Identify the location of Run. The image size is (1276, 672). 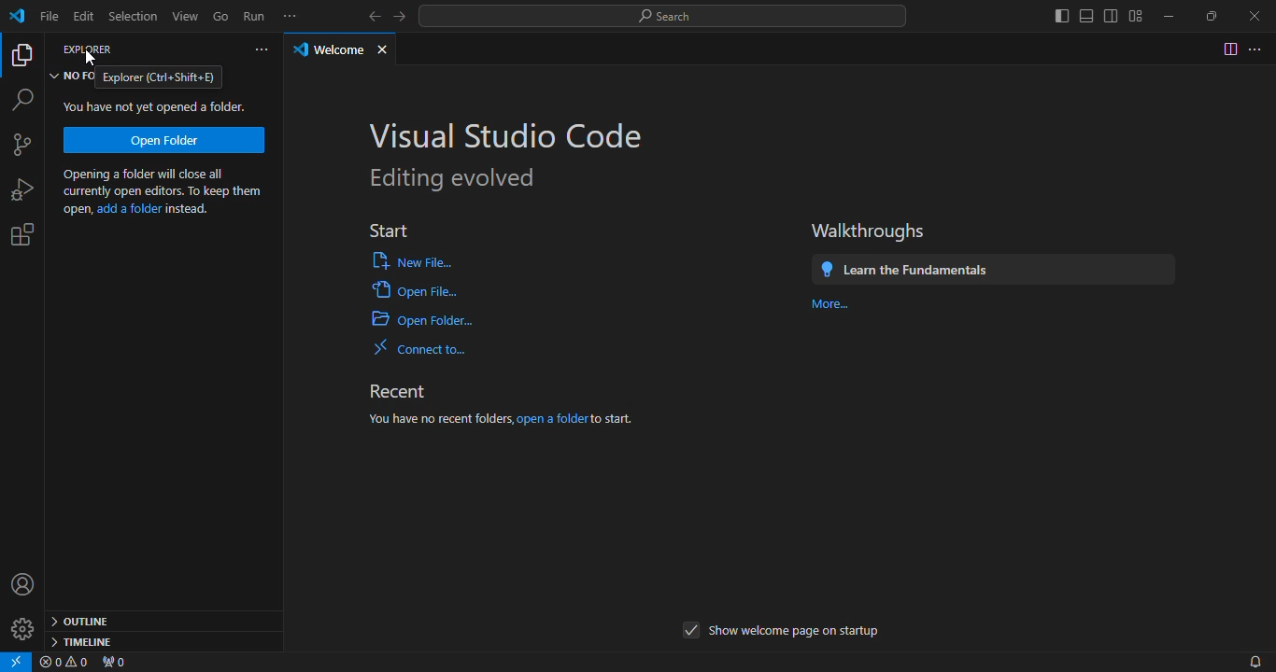
(253, 15).